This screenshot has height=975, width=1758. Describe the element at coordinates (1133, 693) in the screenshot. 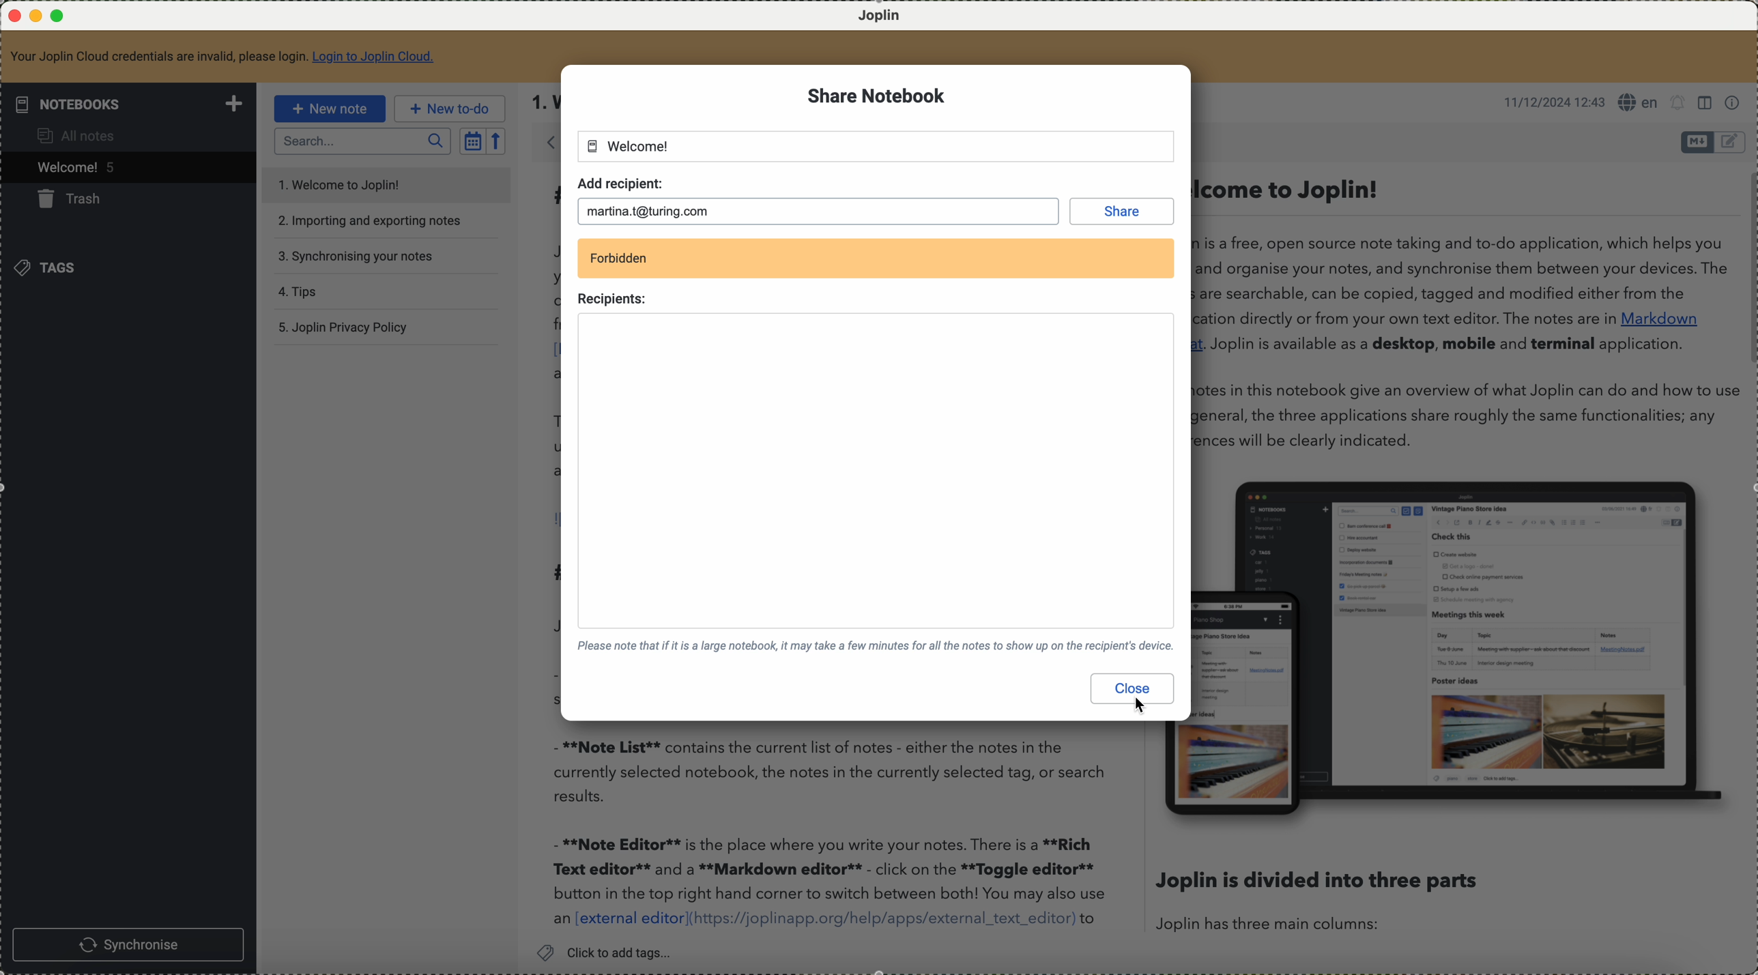

I see `click on close` at that location.